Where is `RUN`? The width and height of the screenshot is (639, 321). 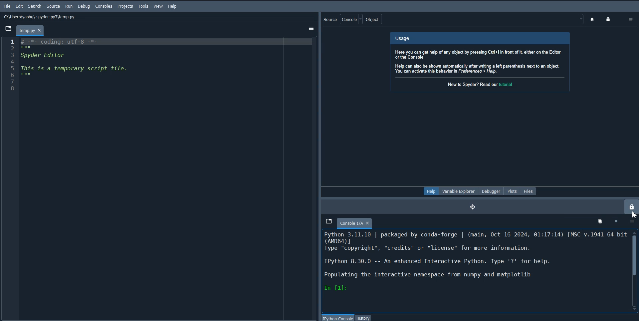
RUN is located at coordinates (69, 6).